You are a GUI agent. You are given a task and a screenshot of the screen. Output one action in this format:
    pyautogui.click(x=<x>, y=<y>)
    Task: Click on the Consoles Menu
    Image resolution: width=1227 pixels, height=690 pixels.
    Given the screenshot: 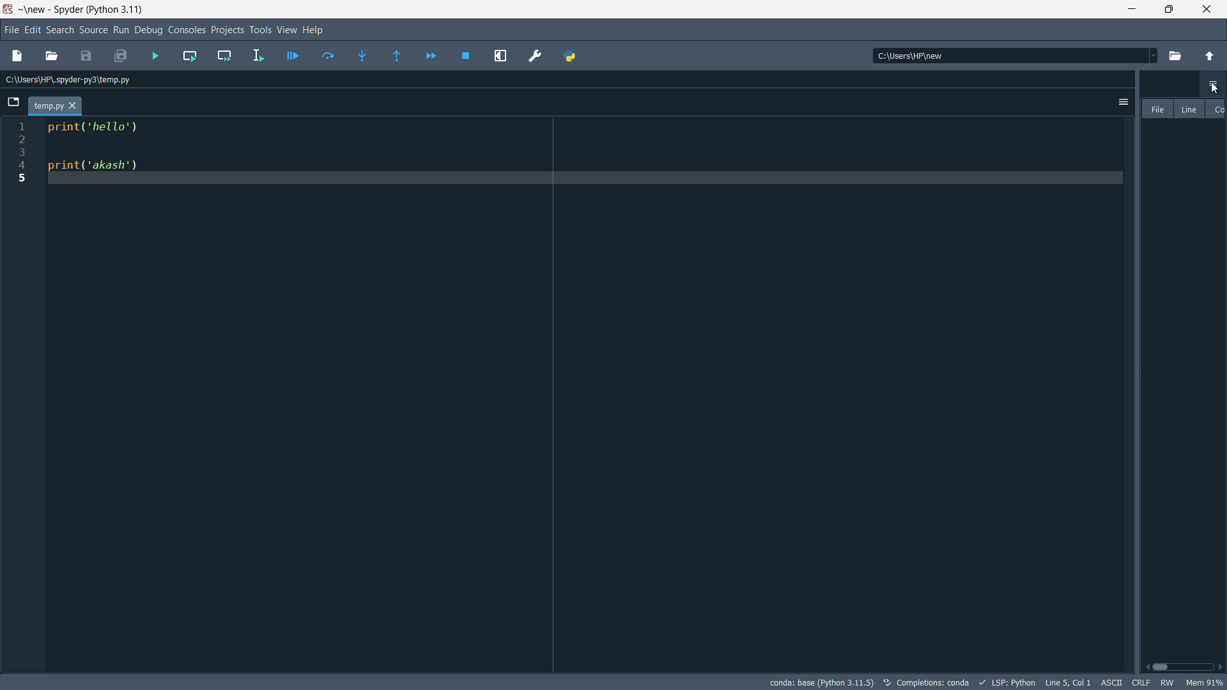 What is the action you would take?
    pyautogui.click(x=185, y=29)
    